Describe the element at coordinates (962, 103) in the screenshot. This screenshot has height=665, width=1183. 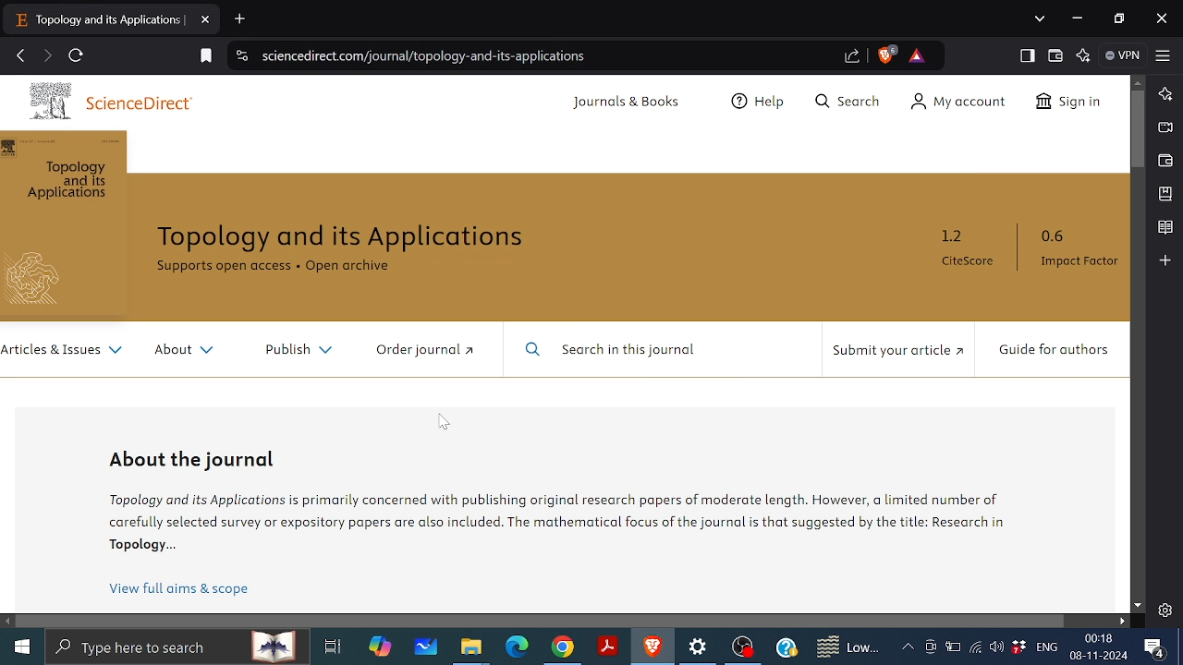
I see `My account` at that location.